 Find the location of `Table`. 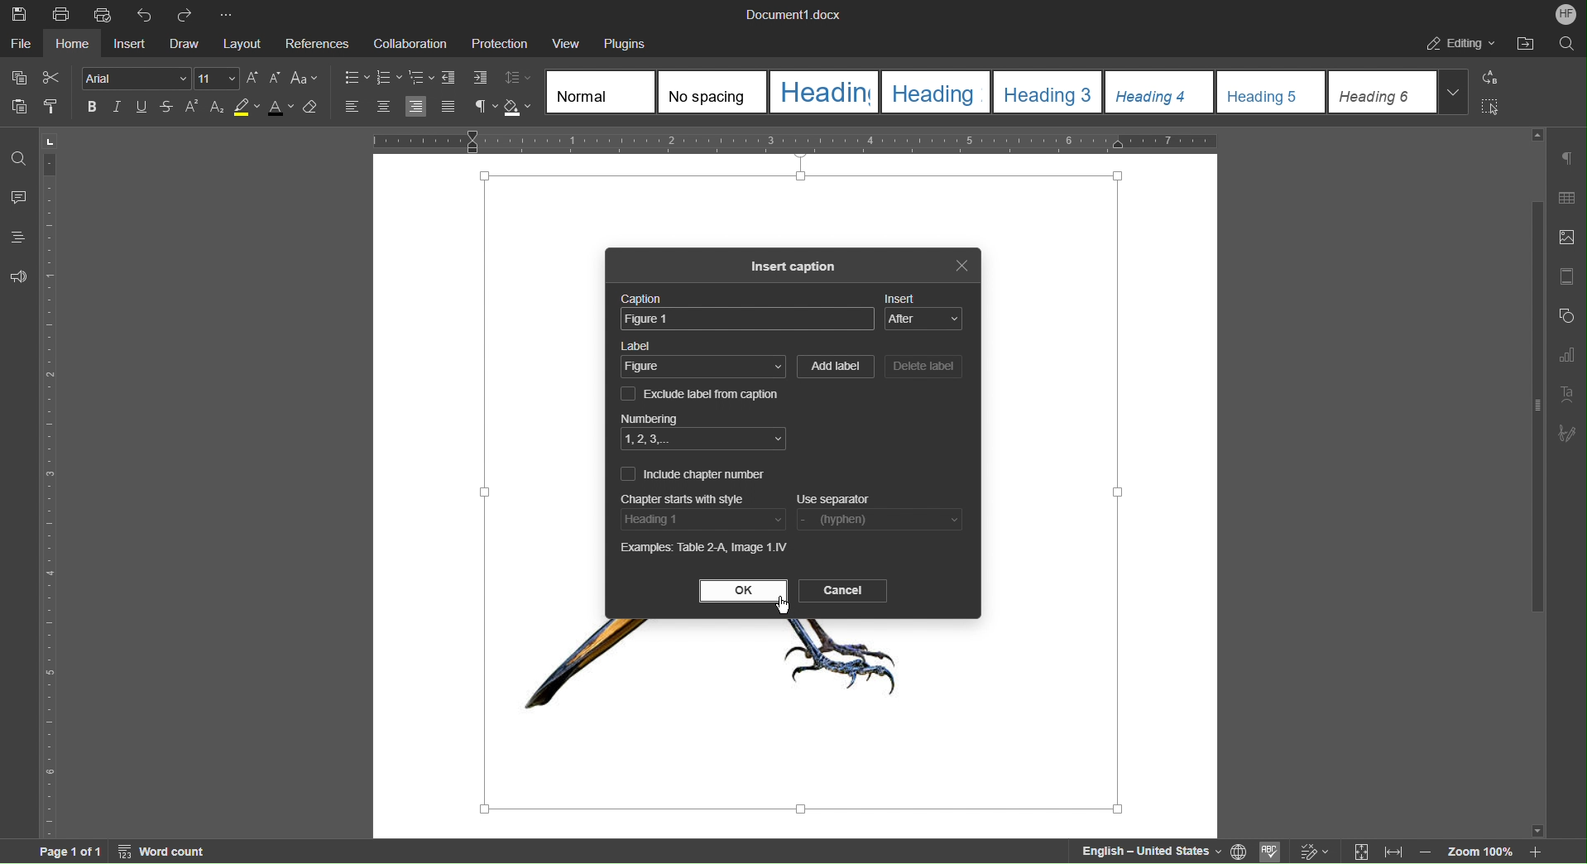

Table is located at coordinates (1566, 202).